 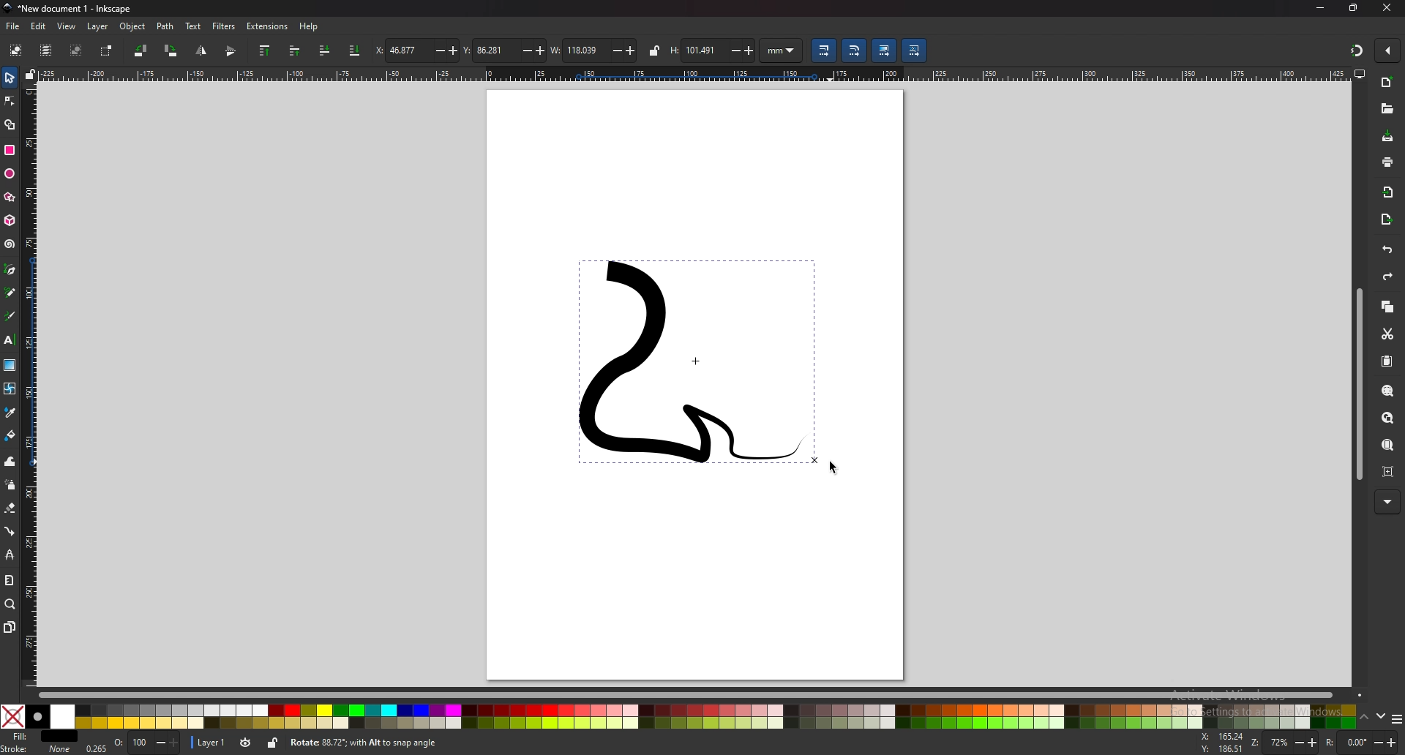 I want to click on ZOOM, so click(x=1286, y=742).